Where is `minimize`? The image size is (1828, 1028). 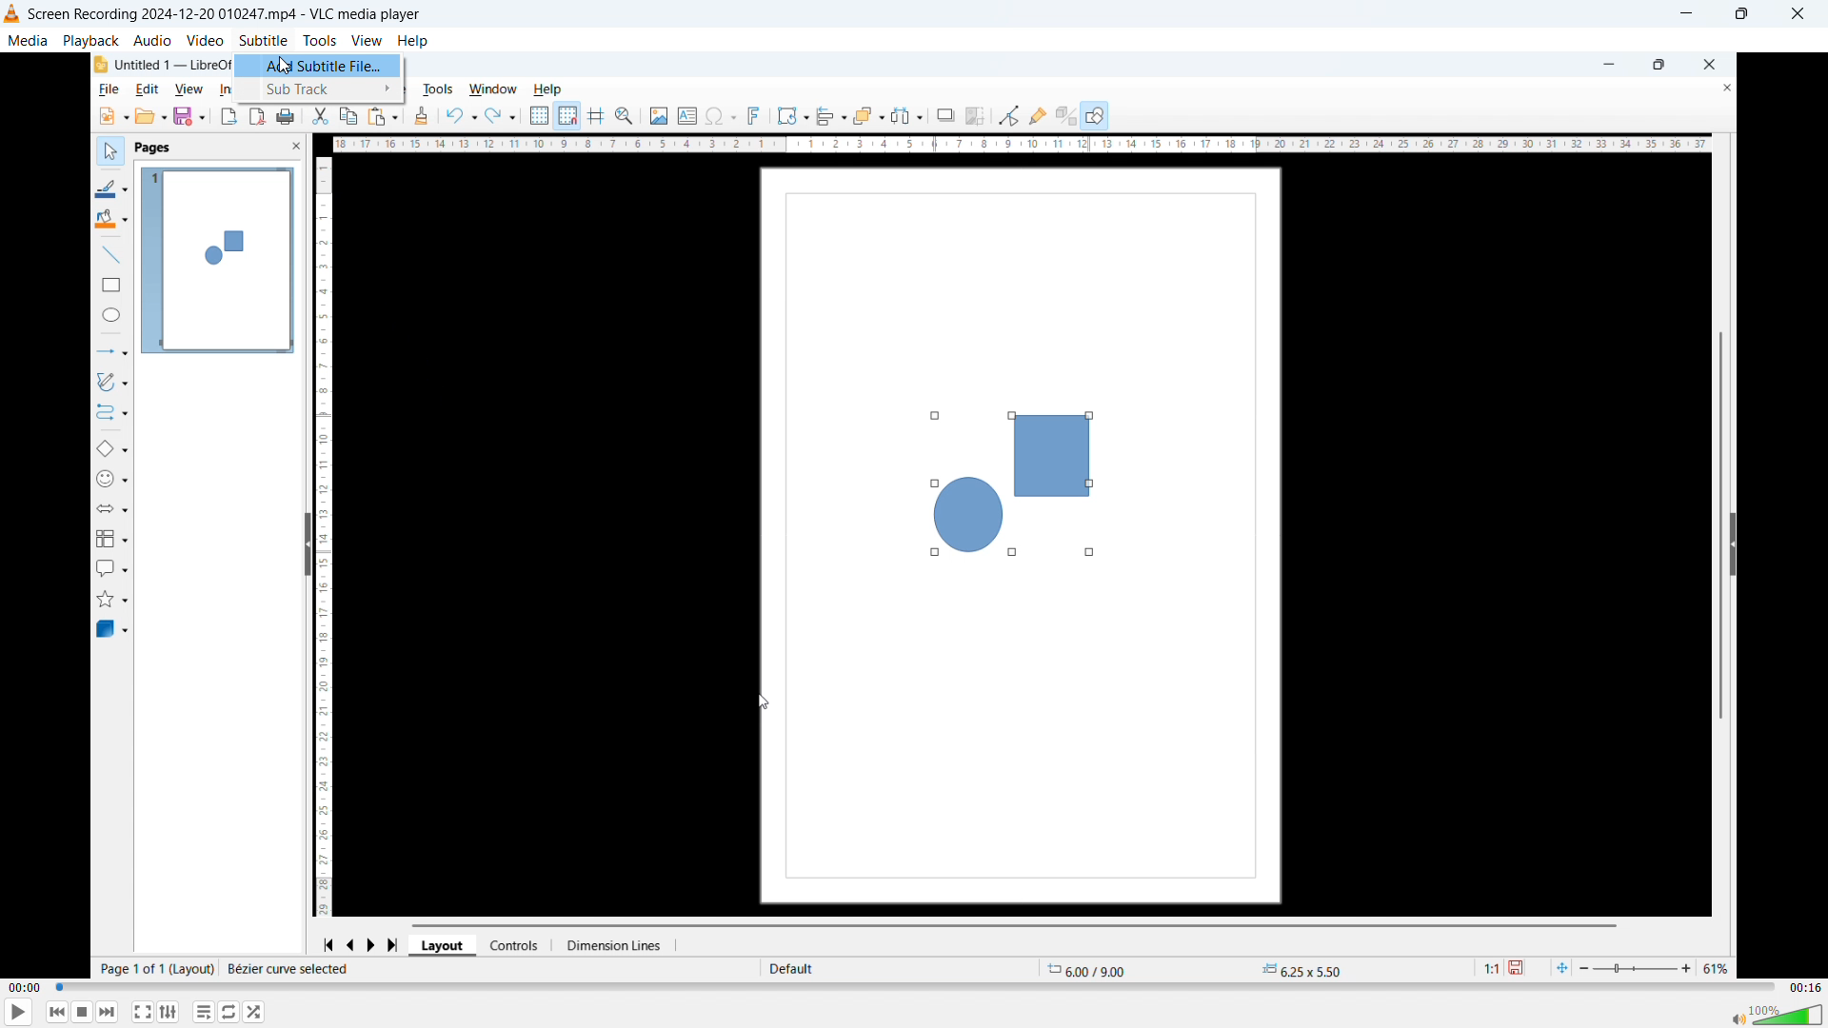
minimize is located at coordinates (1684, 15).